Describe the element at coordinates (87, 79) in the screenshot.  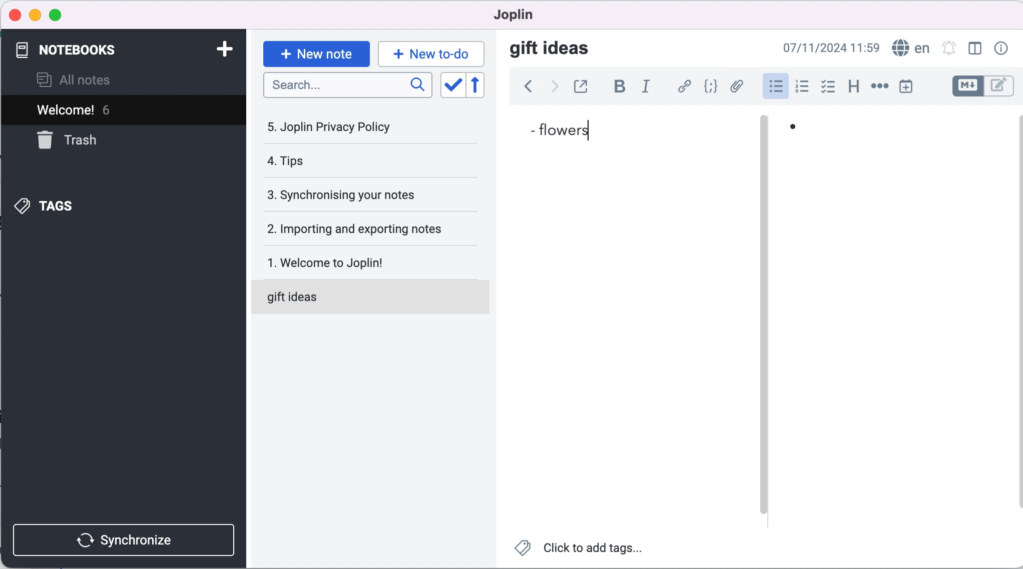
I see `all notes` at that location.